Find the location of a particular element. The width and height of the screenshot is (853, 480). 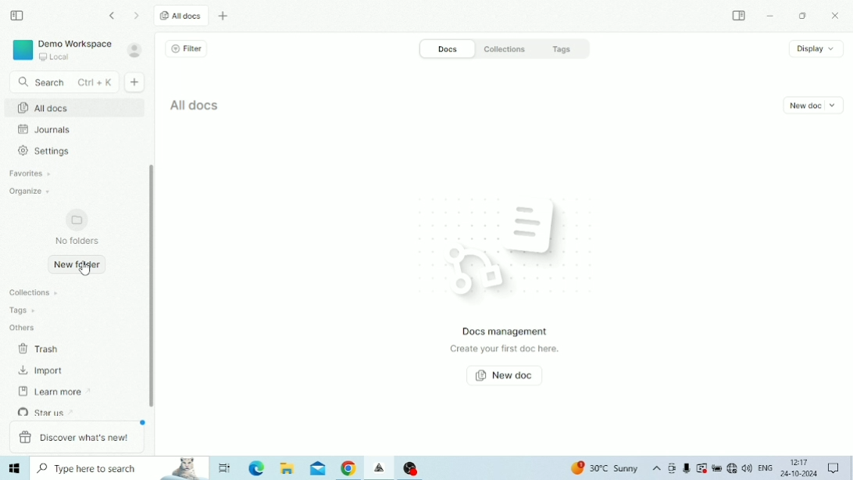

Warning is located at coordinates (701, 467).